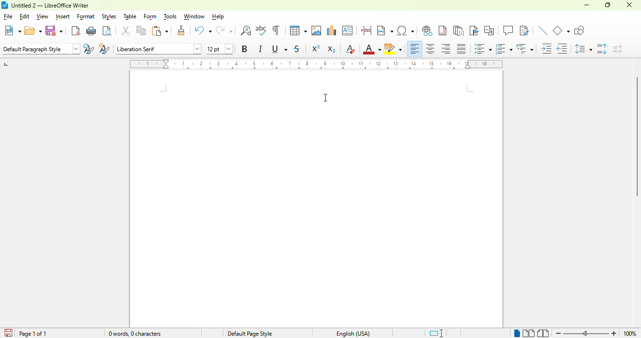 This screenshot has width=641, height=338. I want to click on open, so click(33, 31).